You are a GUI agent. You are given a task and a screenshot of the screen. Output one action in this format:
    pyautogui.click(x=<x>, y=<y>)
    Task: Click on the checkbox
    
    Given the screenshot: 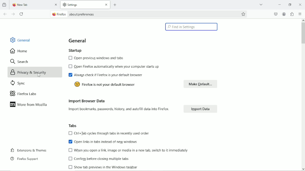 What is the action you would take?
    pyautogui.click(x=70, y=58)
    